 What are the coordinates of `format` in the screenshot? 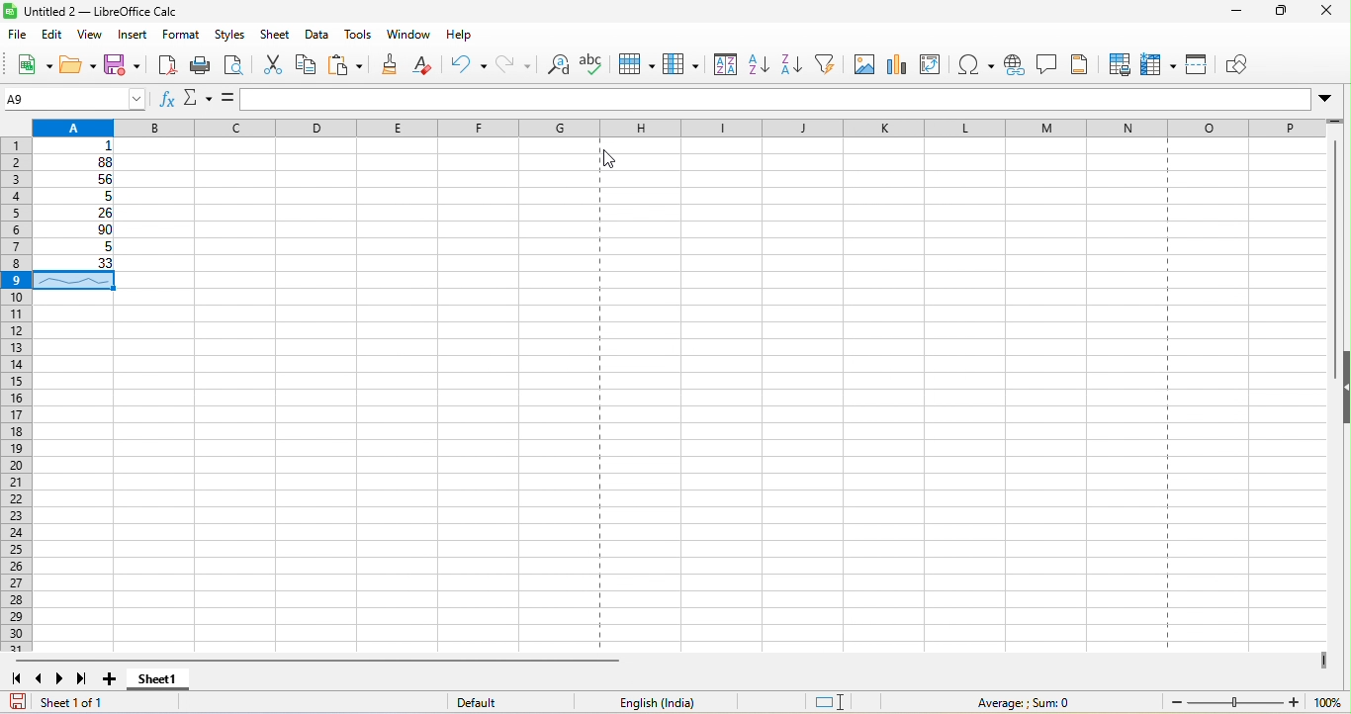 It's located at (179, 36).